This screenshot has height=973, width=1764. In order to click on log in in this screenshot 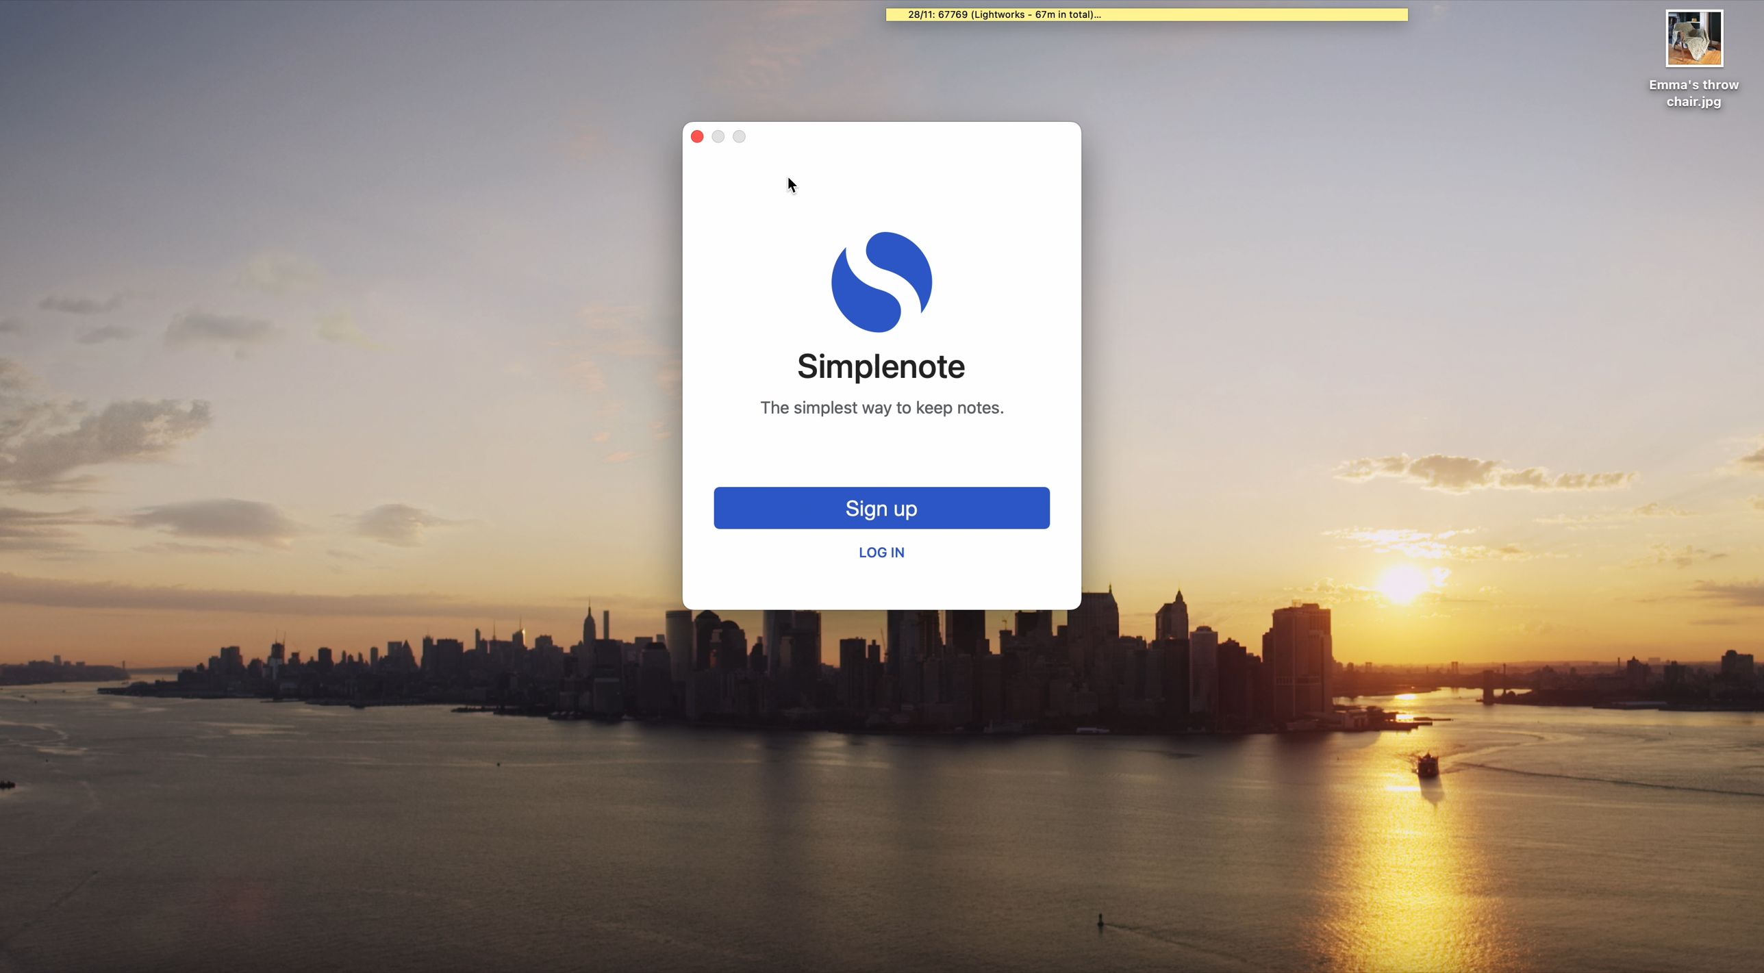, I will do `click(881, 554)`.